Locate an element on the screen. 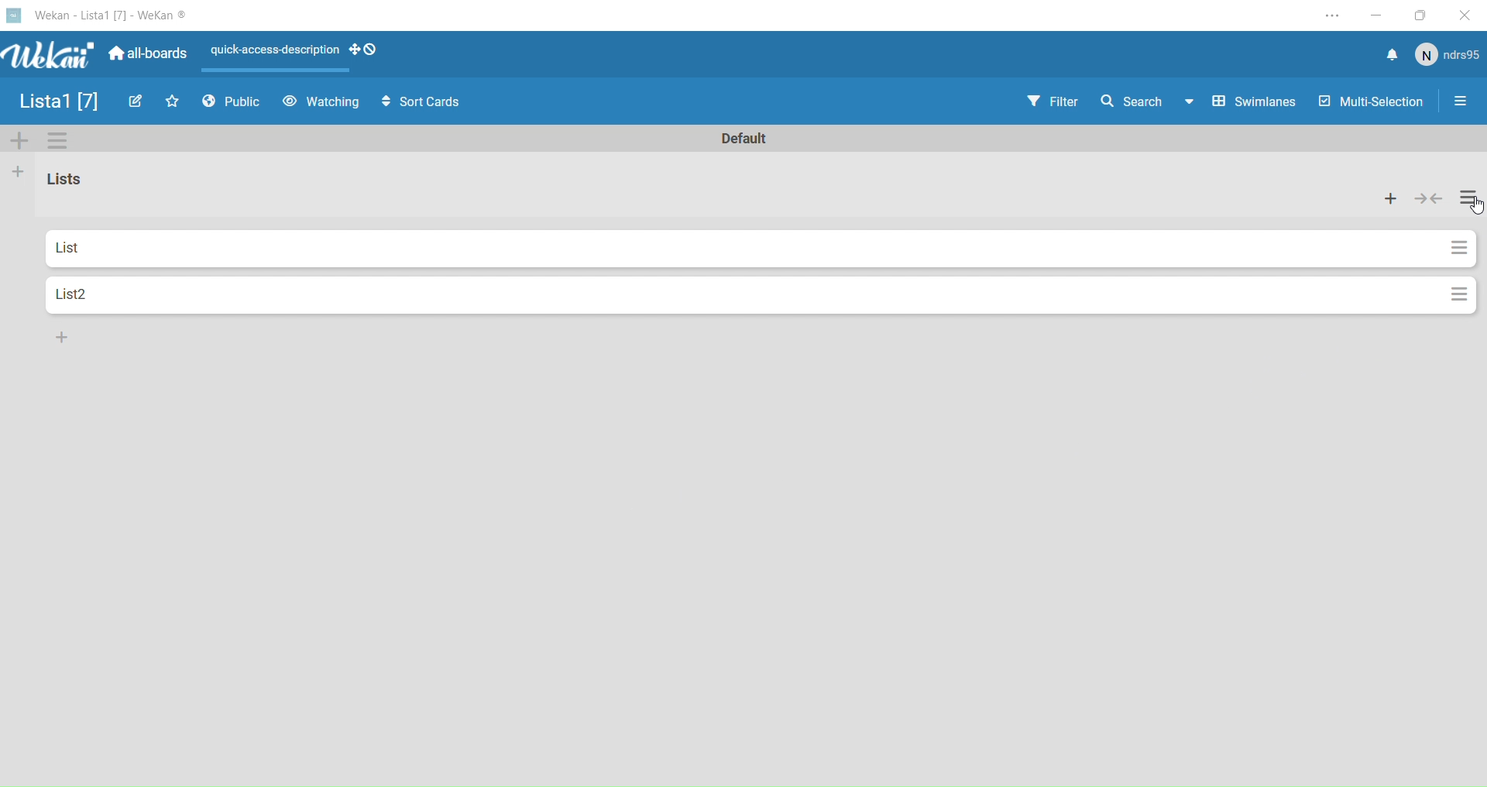 The image size is (1487, 787). collapse is located at coordinates (1430, 199).